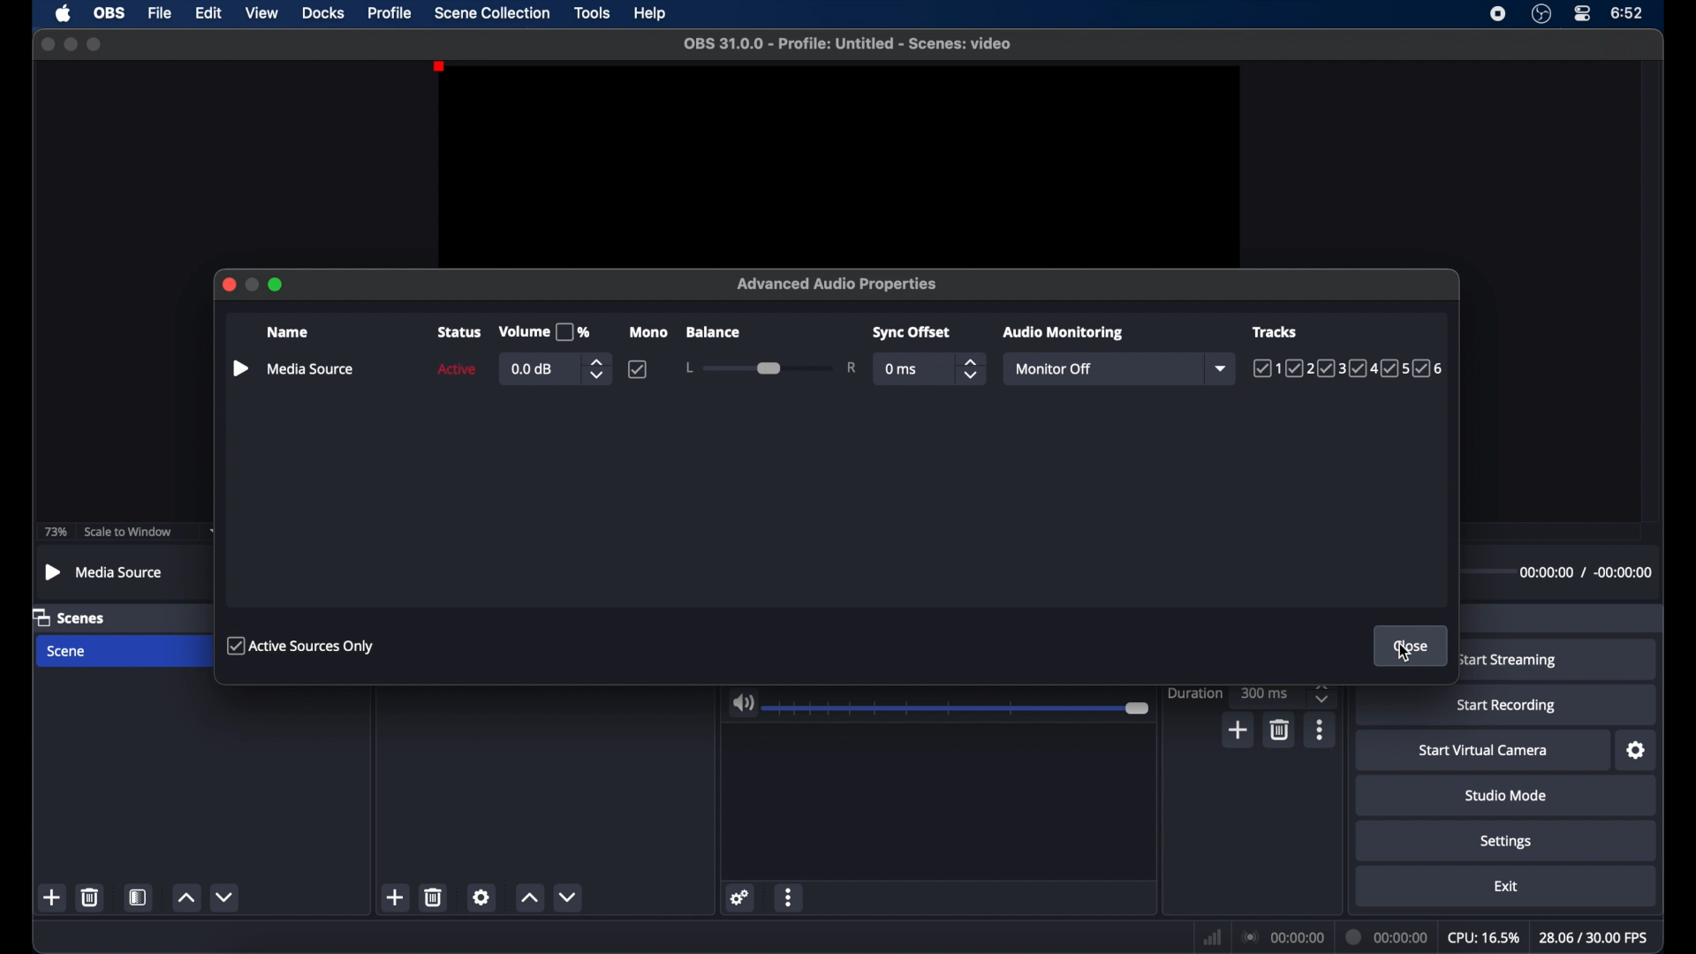 This screenshot has height=954, width=1696. I want to click on dropdown, so click(1223, 368).